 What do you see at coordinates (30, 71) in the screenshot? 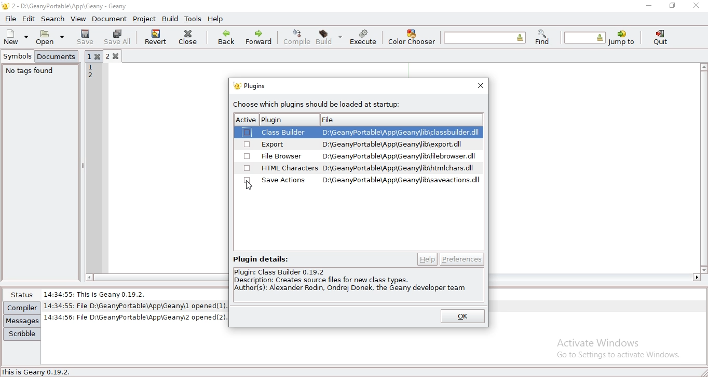
I see `no tags found` at bounding box center [30, 71].